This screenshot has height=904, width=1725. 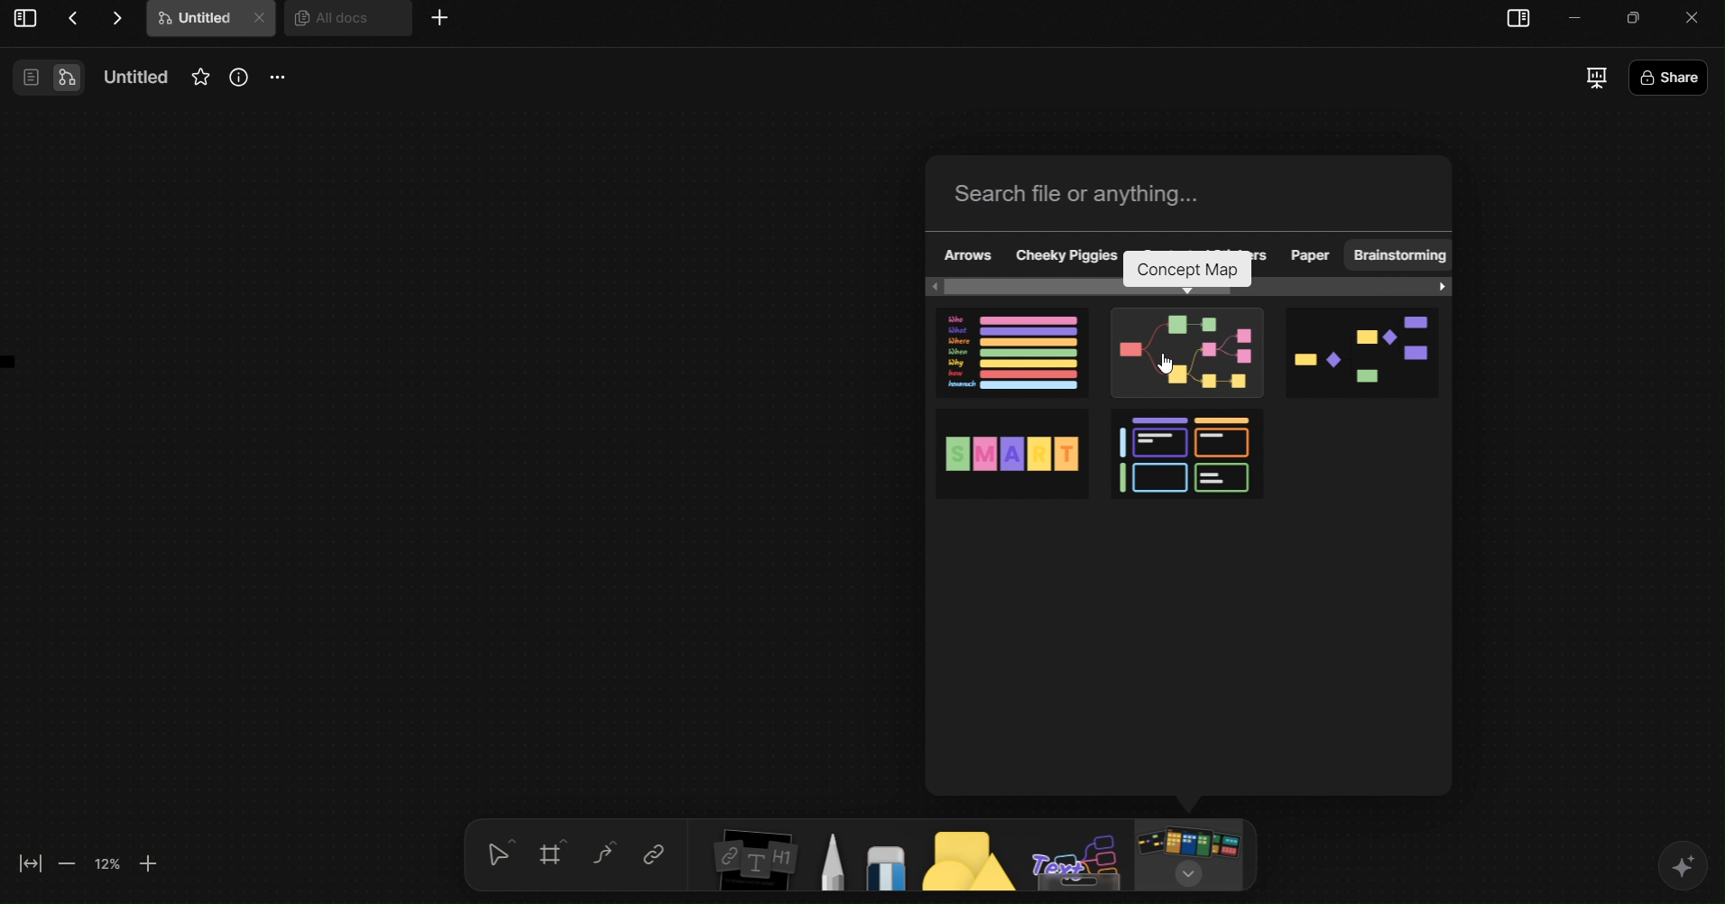 I want to click on 4-Quadrant Matrix, so click(x=1182, y=457).